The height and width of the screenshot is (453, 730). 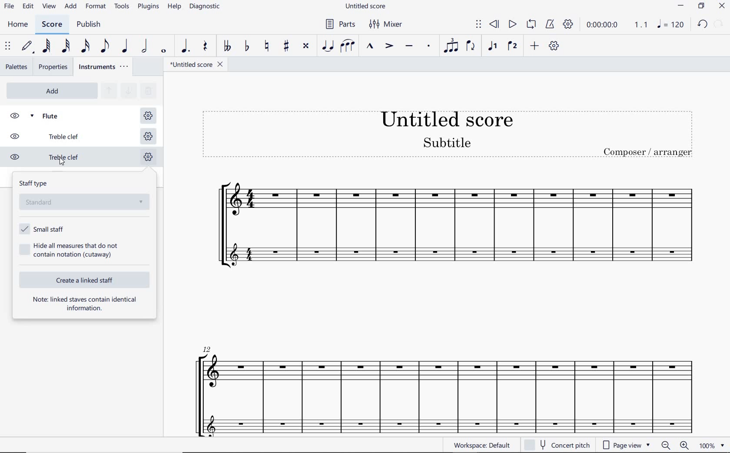 What do you see at coordinates (370, 46) in the screenshot?
I see `MARCATO` at bounding box center [370, 46].